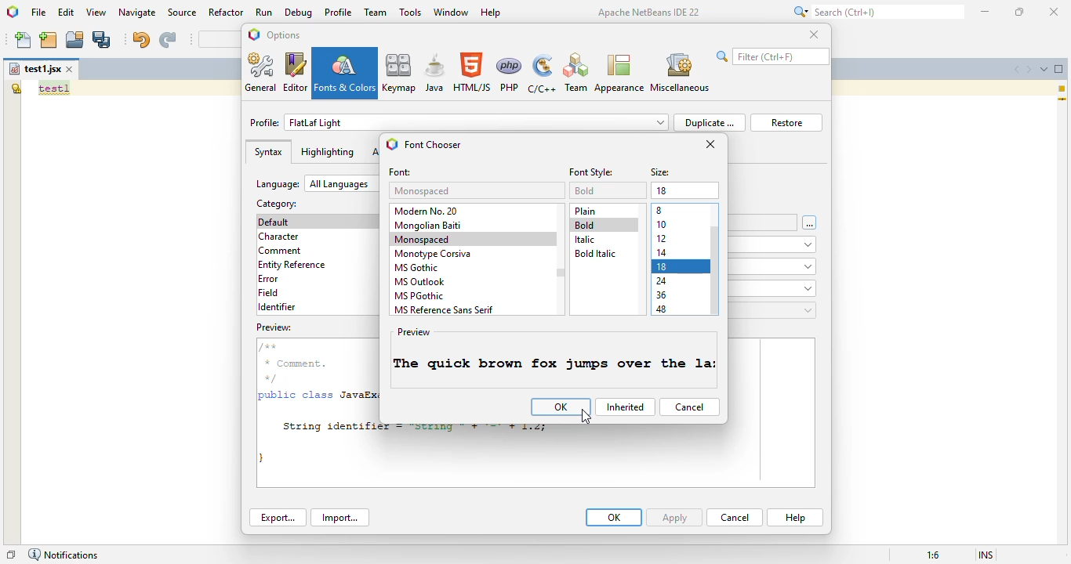 The height and width of the screenshot is (564, 1071). What do you see at coordinates (543, 74) in the screenshot?
I see `C/C++` at bounding box center [543, 74].